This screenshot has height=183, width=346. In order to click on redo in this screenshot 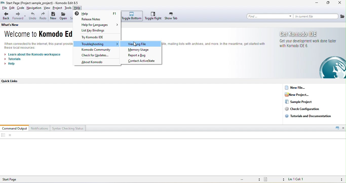, I will do `click(43, 16)`.